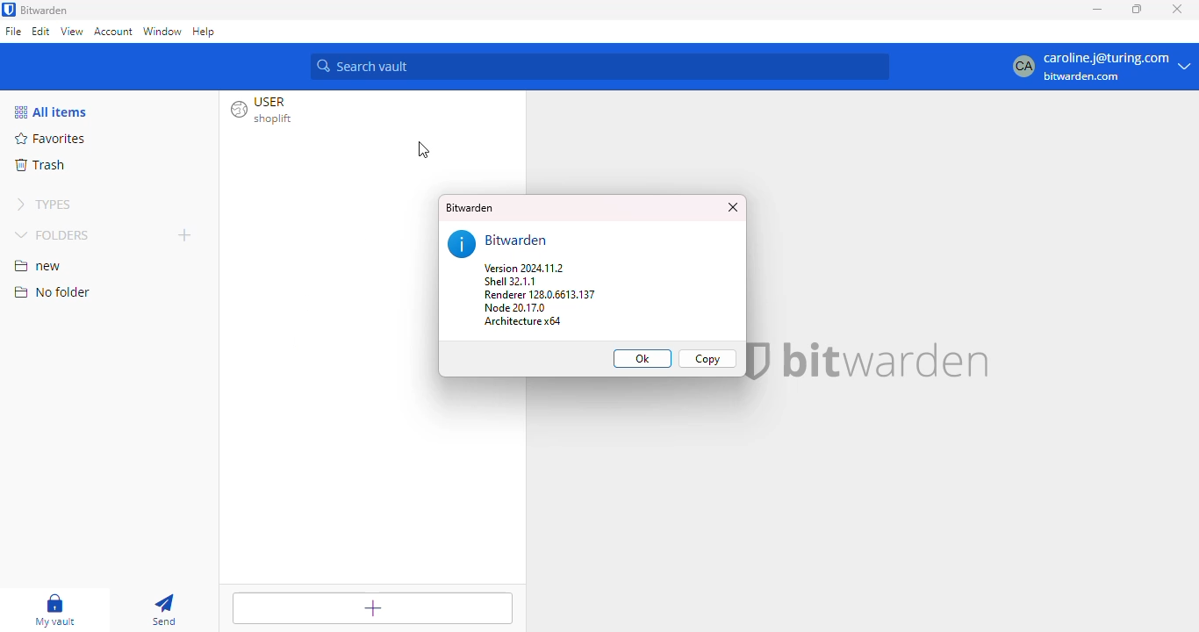 The height and width of the screenshot is (632, 1199). Describe the element at coordinates (420, 151) in the screenshot. I see `cursor` at that location.